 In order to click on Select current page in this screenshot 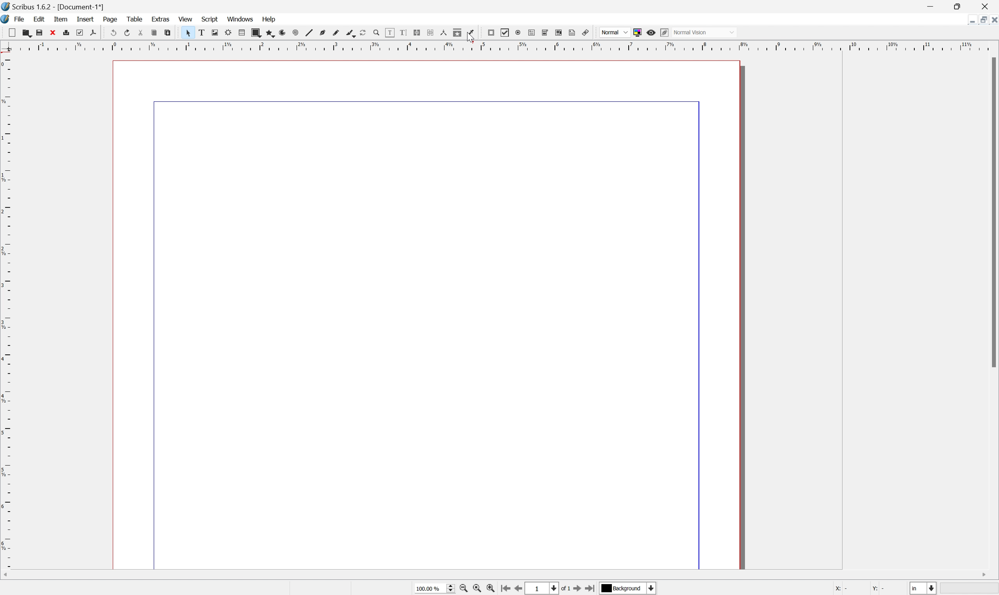, I will do `click(548, 589)`.